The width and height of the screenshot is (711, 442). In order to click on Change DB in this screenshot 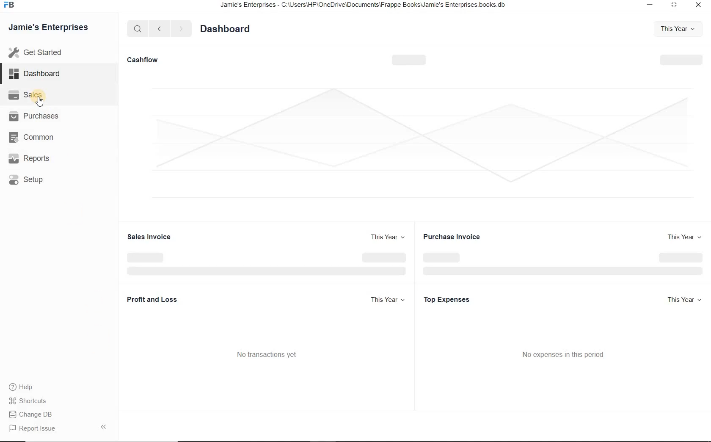, I will do `click(32, 414)`.